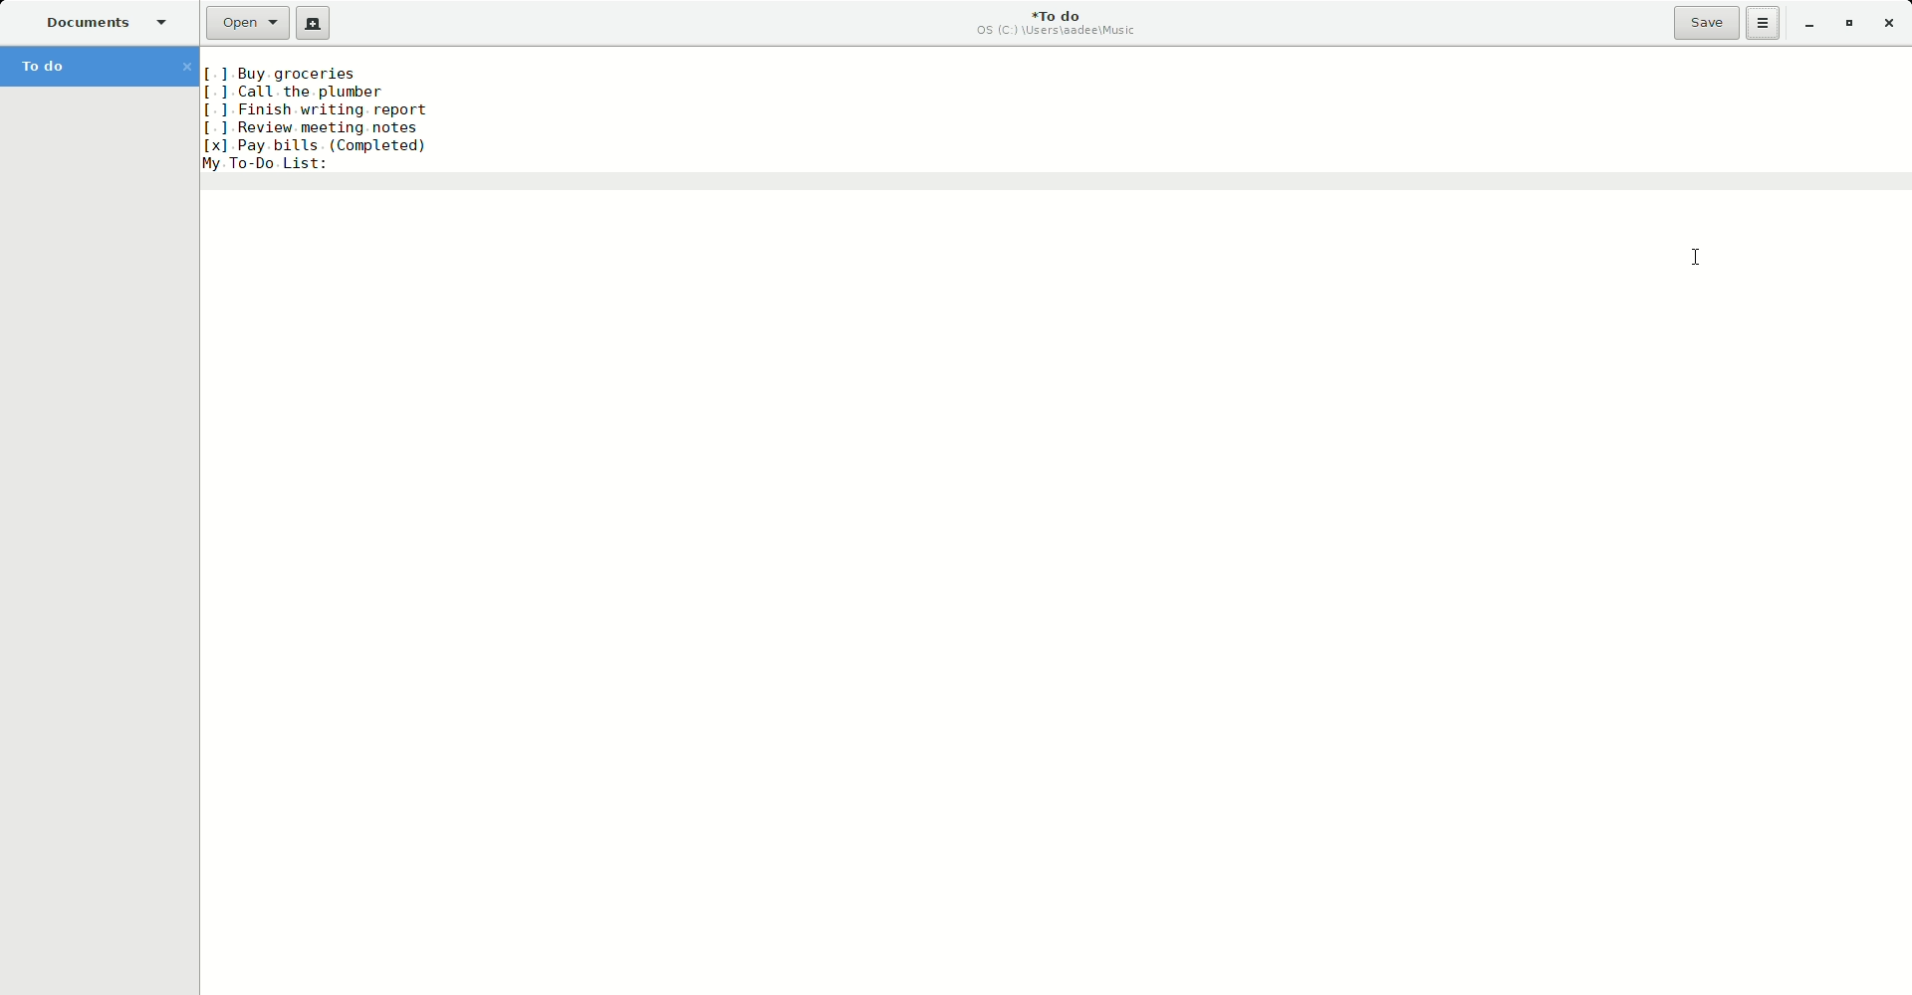 The width and height of the screenshot is (1912, 995). I want to click on Documents, so click(107, 22).